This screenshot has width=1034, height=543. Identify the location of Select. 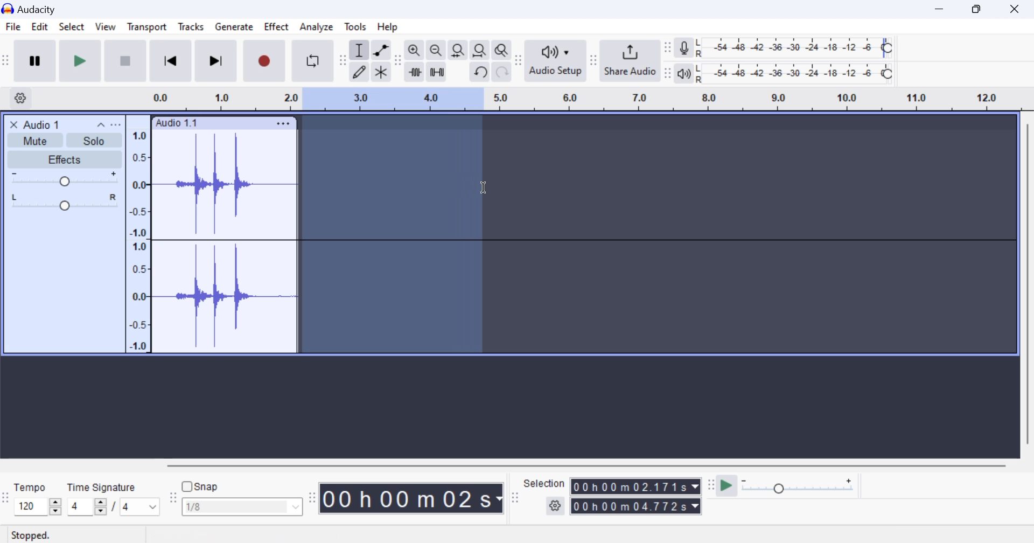
(71, 29).